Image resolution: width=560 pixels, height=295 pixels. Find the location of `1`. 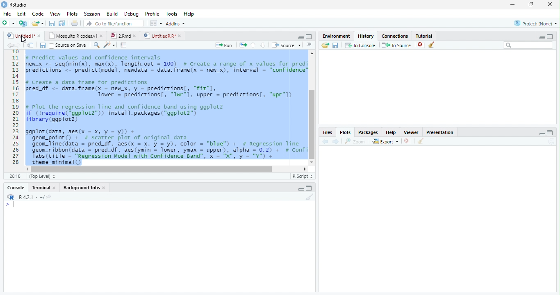

1 is located at coordinates (14, 52).